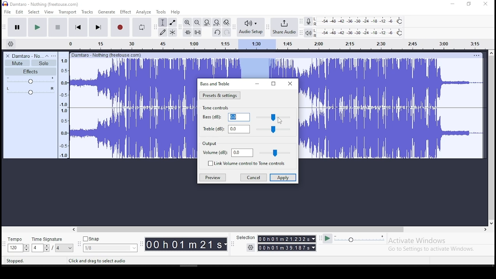  Describe the element at coordinates (250, 26) in the screenshot. I see `audio setup` at that location.